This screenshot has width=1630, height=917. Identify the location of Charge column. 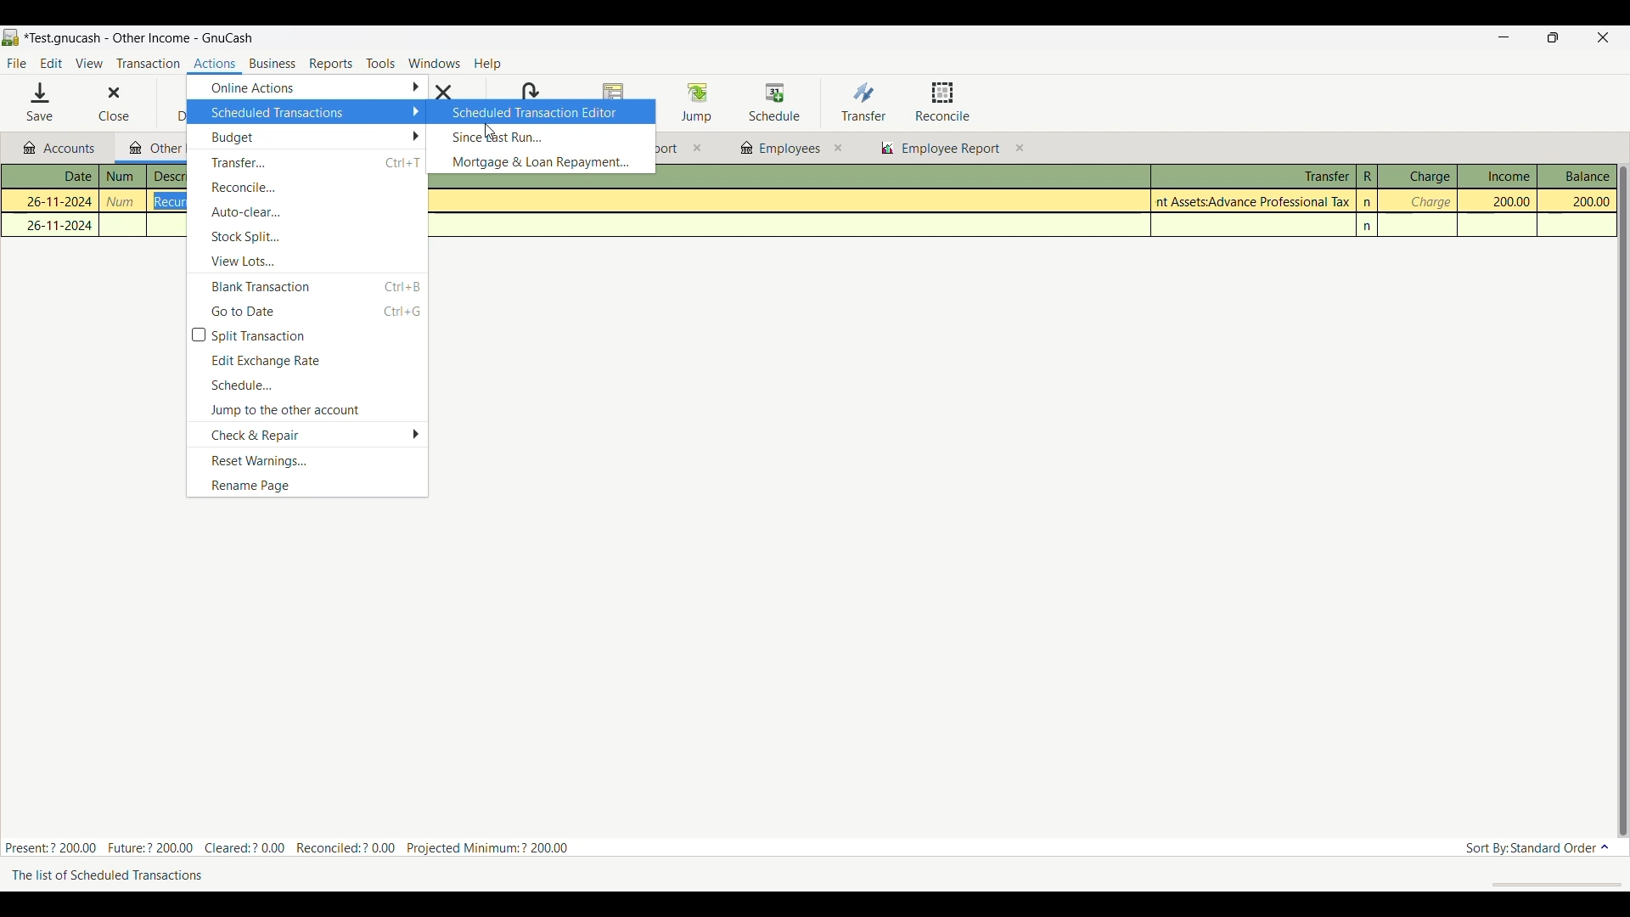
(1417, 177).